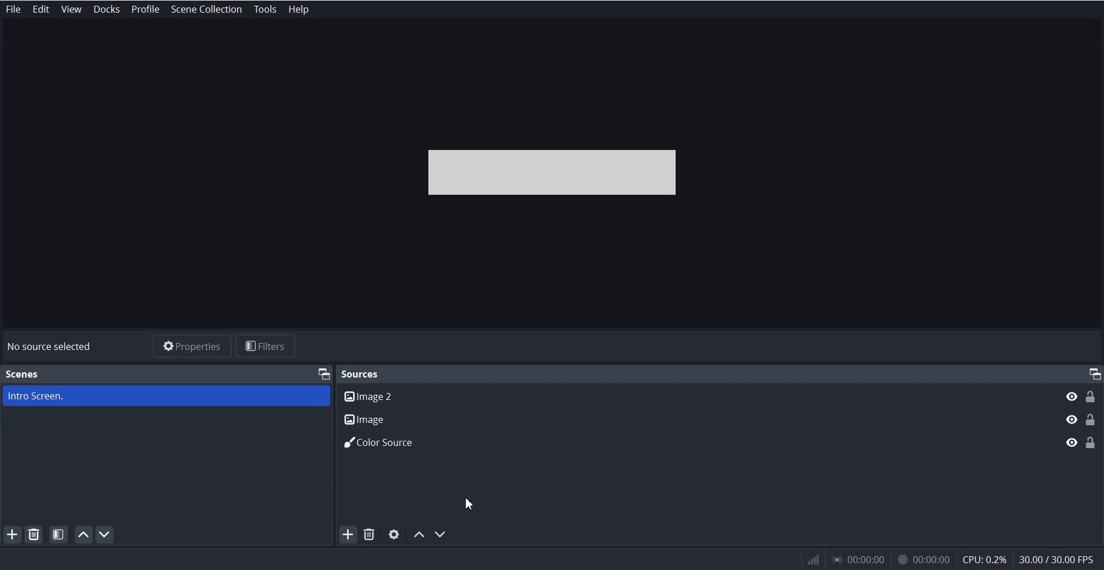 Image resolution: width=1104 pixels, height=570 pixels. I want to click on Lock, so click(1091, 418).